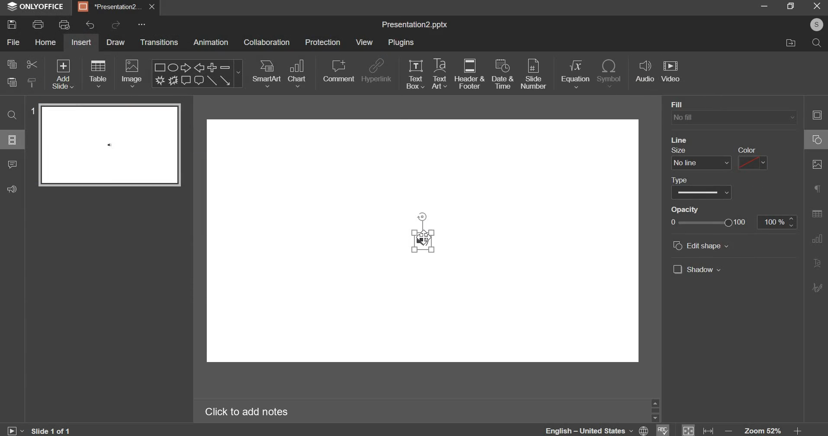 The image size is (828, 436). What do you see at coordinates (47, 42) in the screenshot?
I see `home` at bounding box center [47, 42].